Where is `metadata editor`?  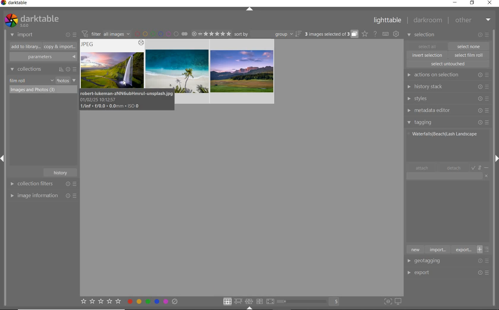 metadata editor is located at coordinates (447, 110).